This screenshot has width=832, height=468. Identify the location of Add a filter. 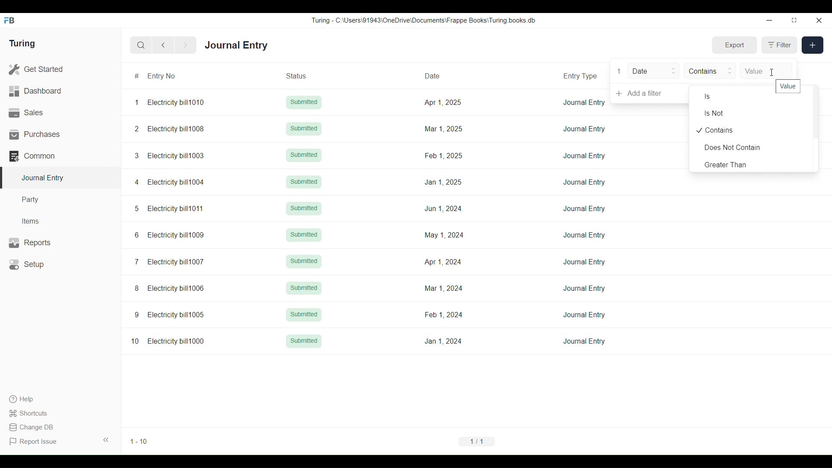
(650, 94).